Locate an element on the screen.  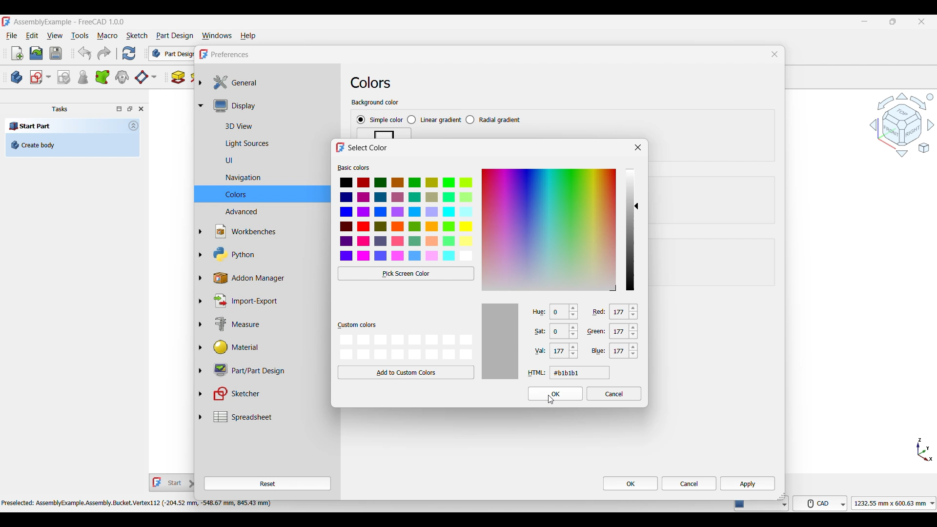
Validate sketch is located at coordinates (63, 78).